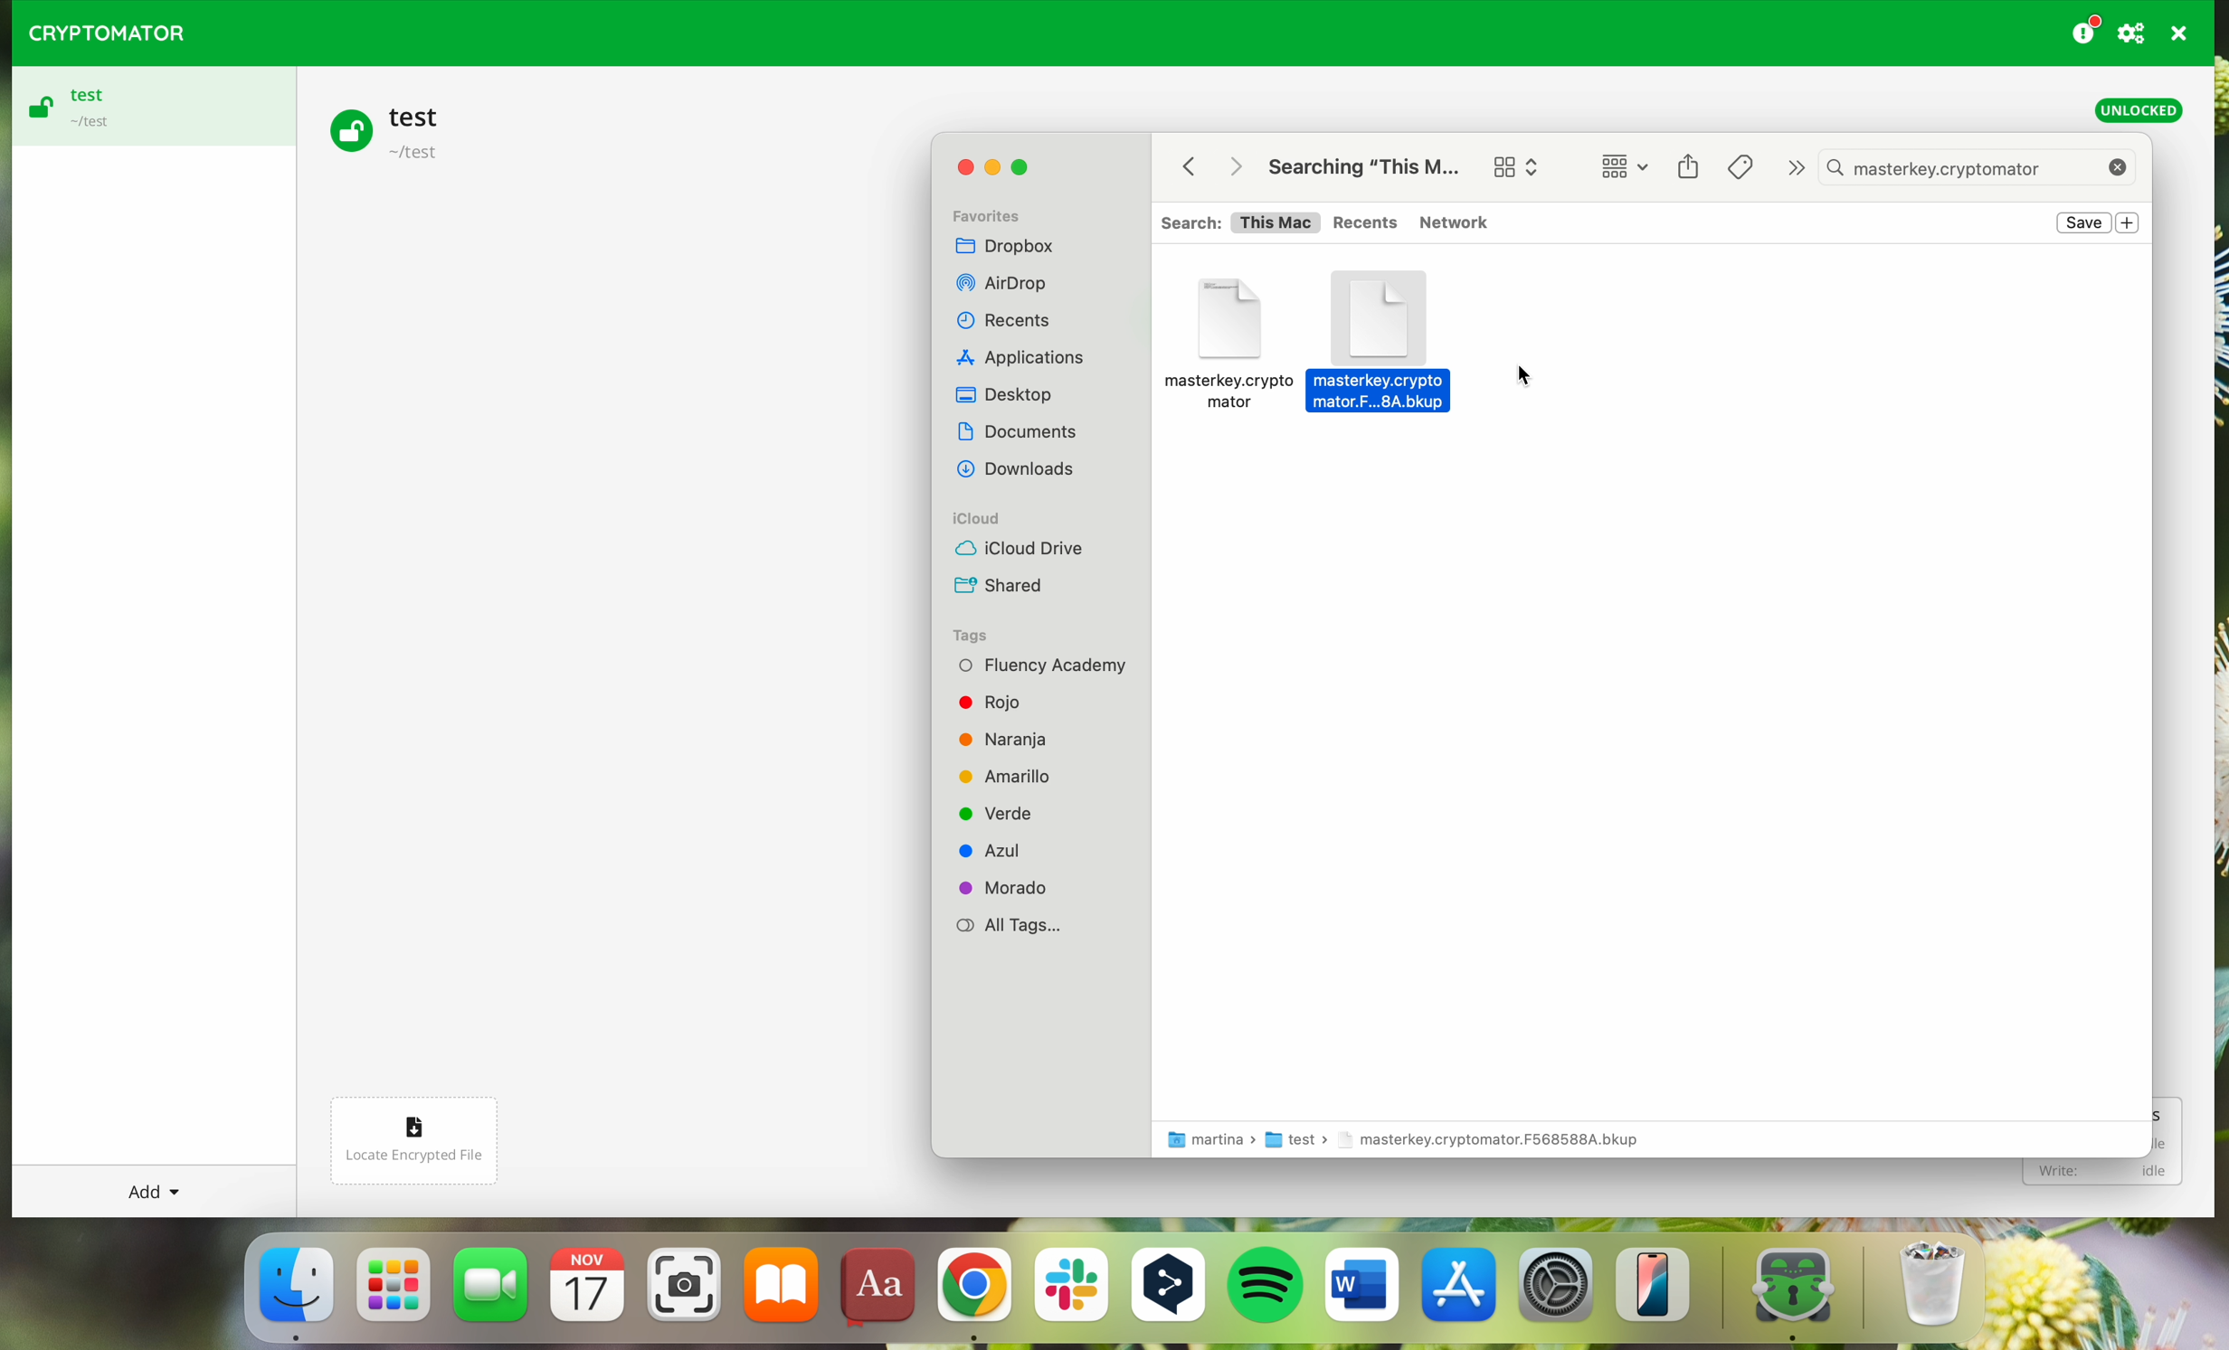 The height and width of the screenshot is (1350, 2229). What do you see at coordinates (1186, 221) in the screenshot?
I see `Search` at bounding box center [1186, 221].